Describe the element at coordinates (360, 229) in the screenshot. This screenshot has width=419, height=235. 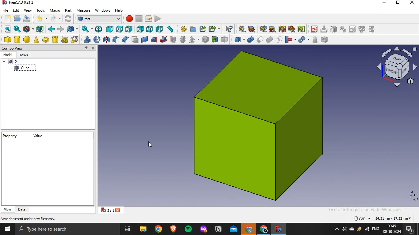
I see `winamp agent` at that location.